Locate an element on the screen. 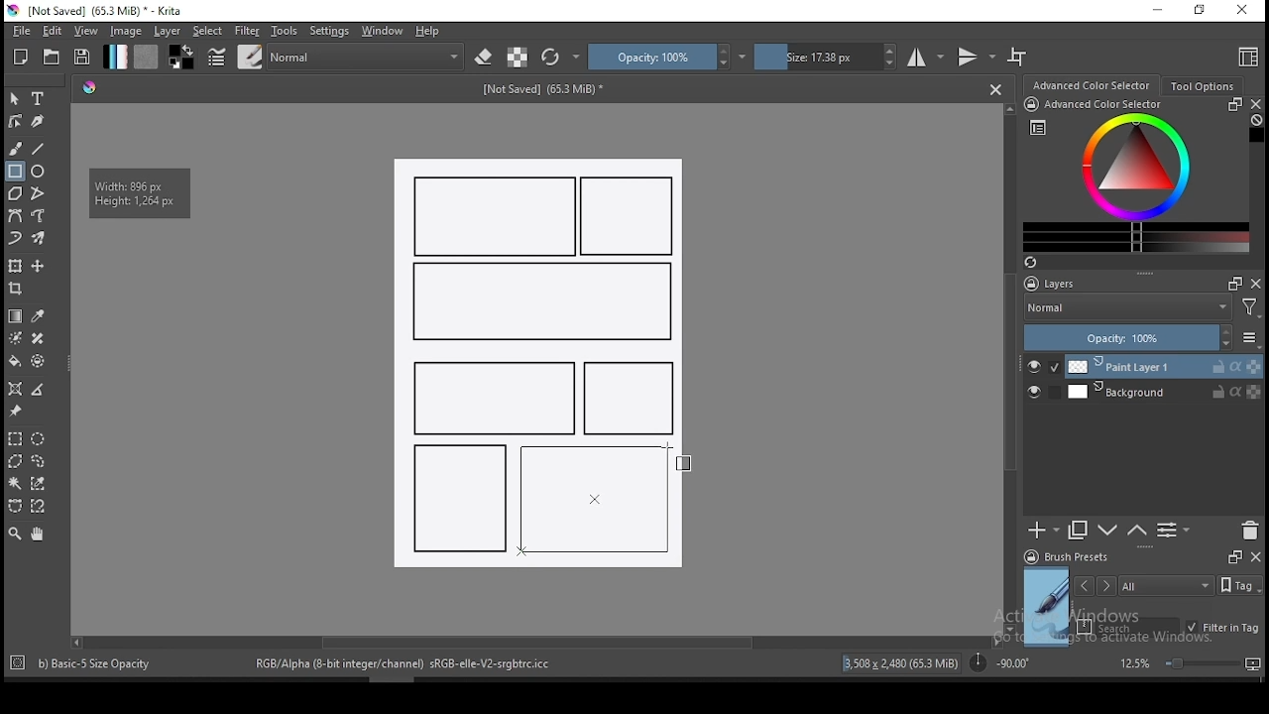 This screenshot has height=714, width=1269.  is located at coordinates (977, 55).